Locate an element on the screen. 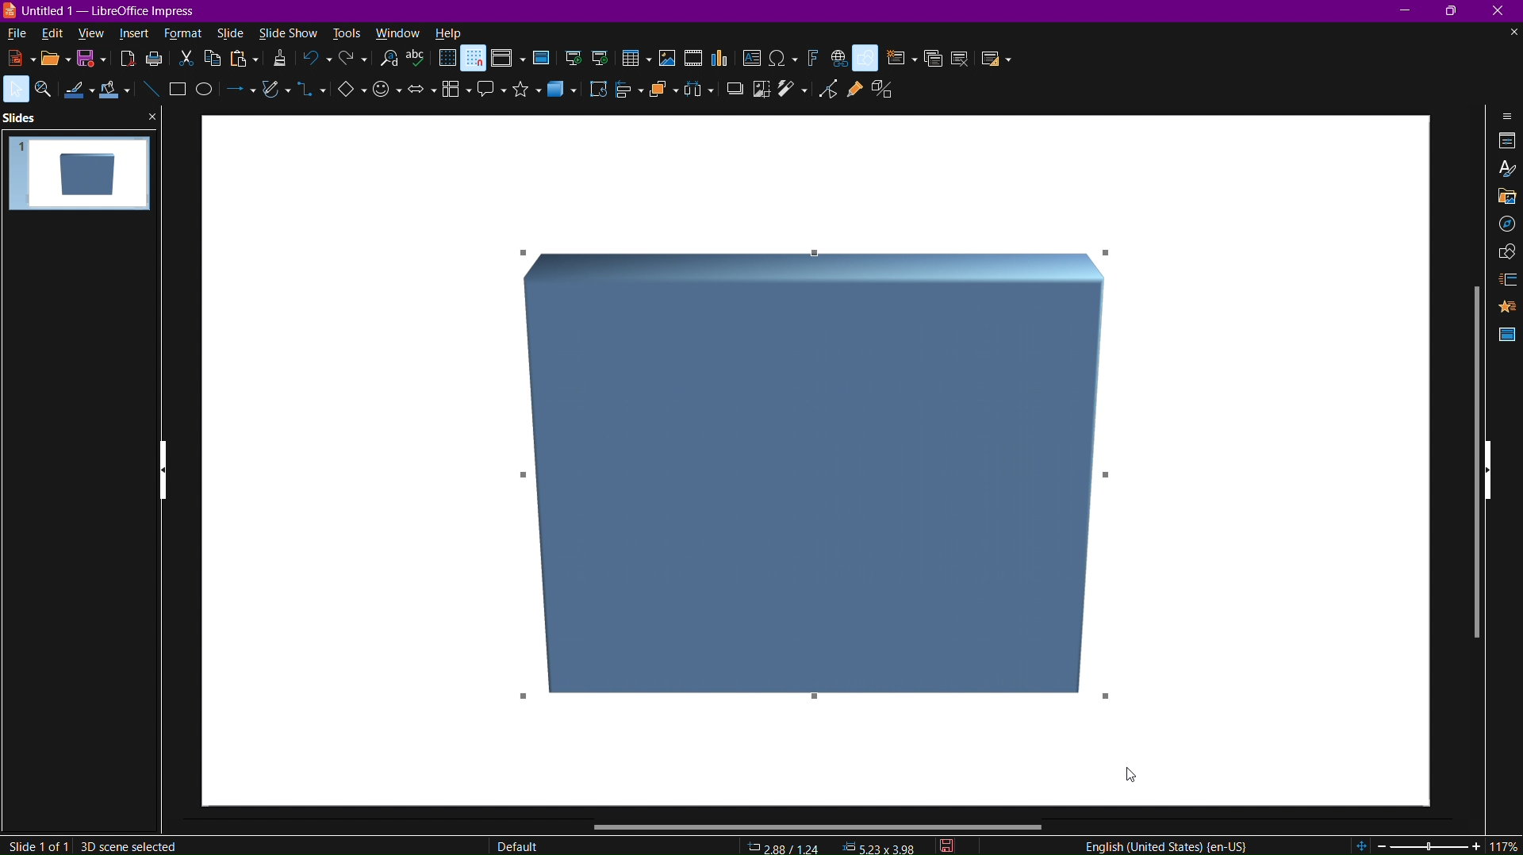 This screenshot has width=1523, height=855. cursor is located at coordinates (1131, 773).